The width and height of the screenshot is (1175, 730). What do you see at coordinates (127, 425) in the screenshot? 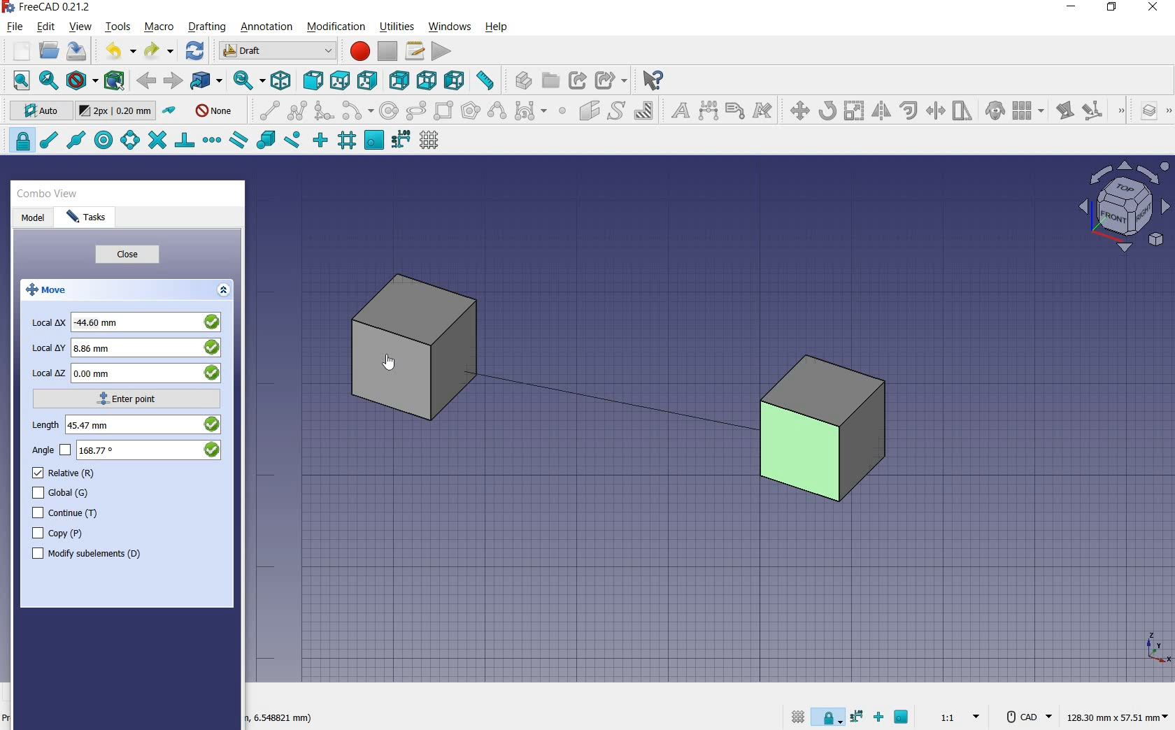
I see `length` at bounding box center [127, 425].